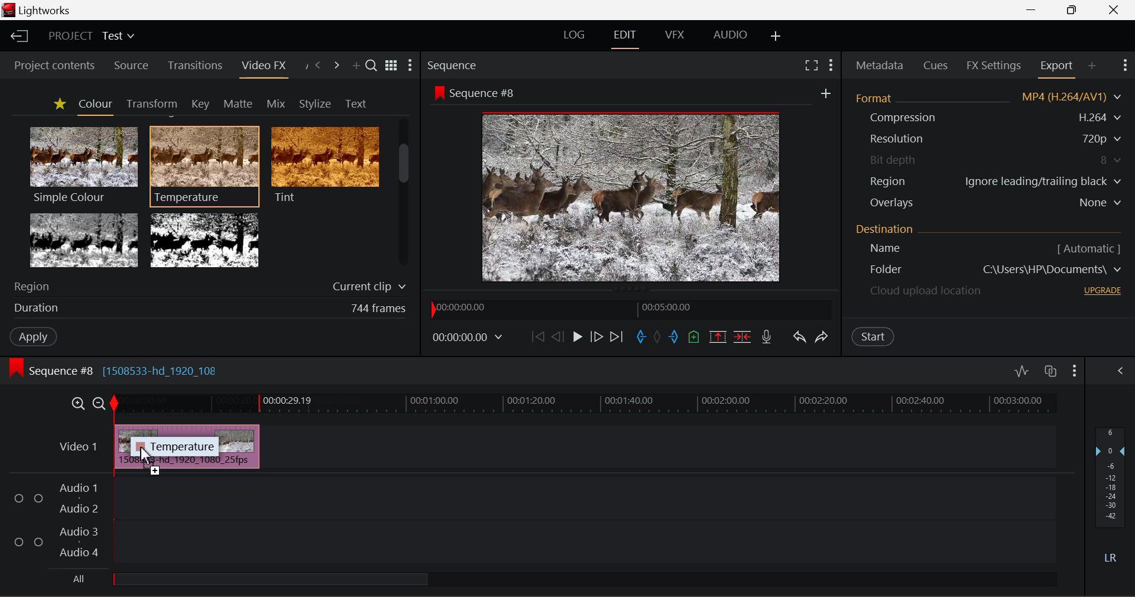 The image size is (1135, 597). Describe the element at coordinates (669, 307) in the screenshot. I see `00:05:00.00` at that location.